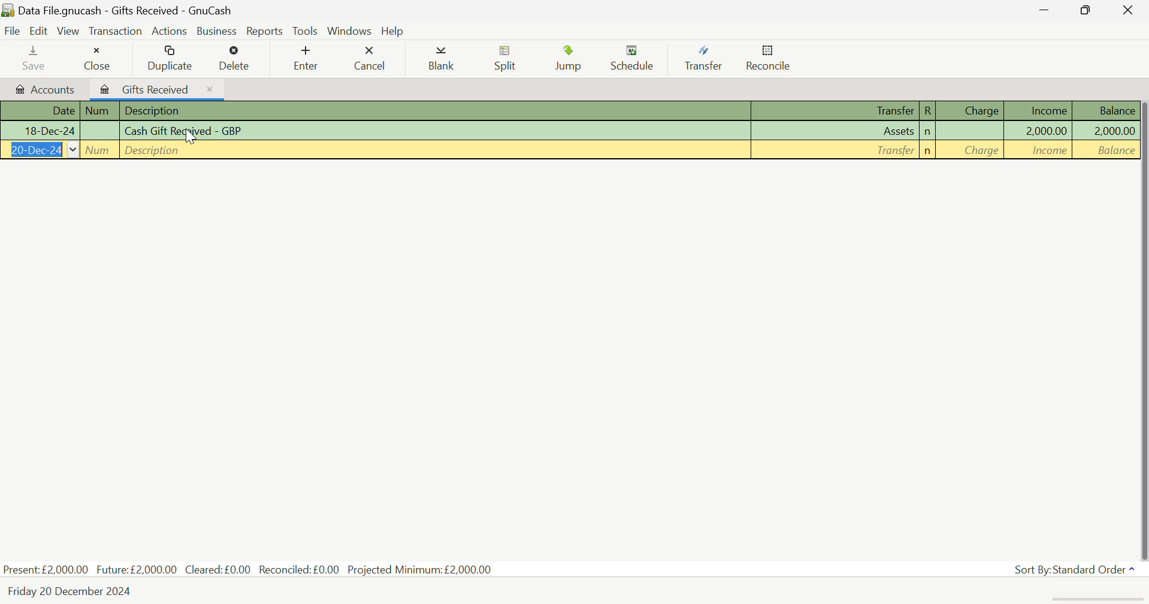 The width and height of the screenshot is (1149, 604). I want to click on Duplicate, so click(171, 58).